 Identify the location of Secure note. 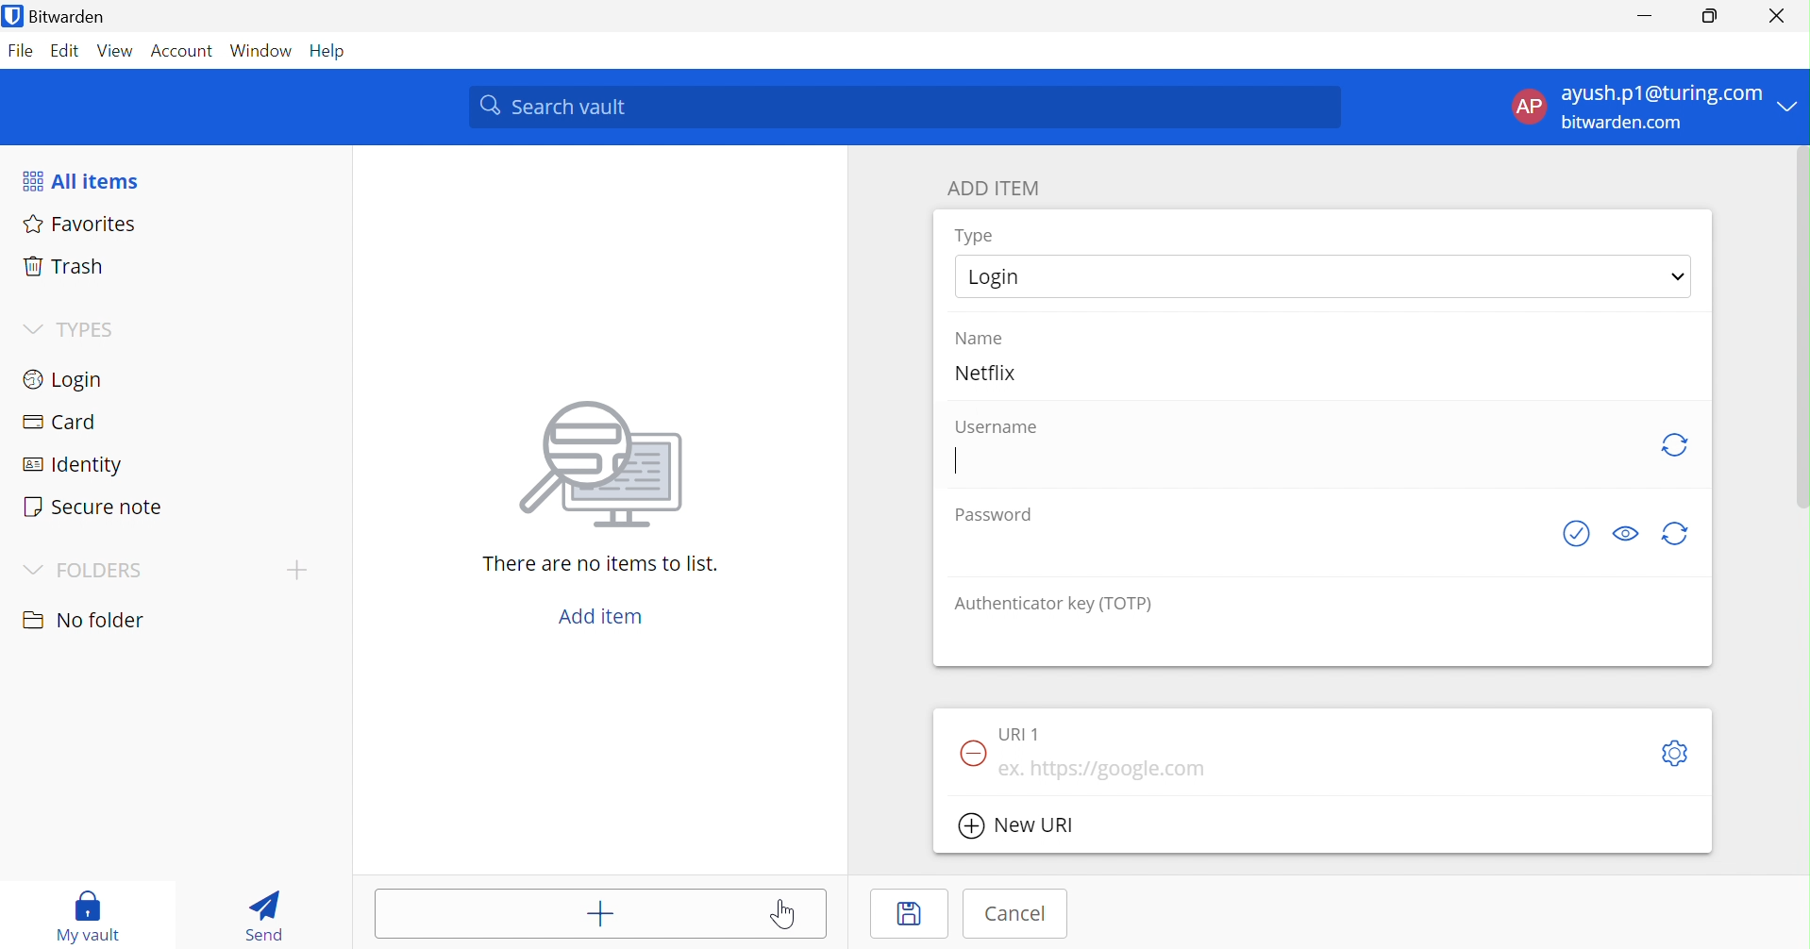
(95, 505).